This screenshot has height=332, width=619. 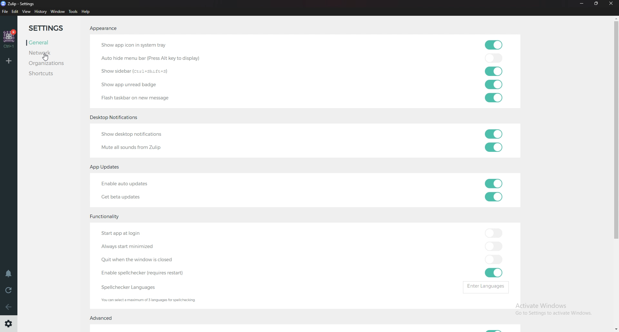 What do you see at coordinates (494, 233) in the screenshot?
I see `toggle` at bounding box center [494, 233].